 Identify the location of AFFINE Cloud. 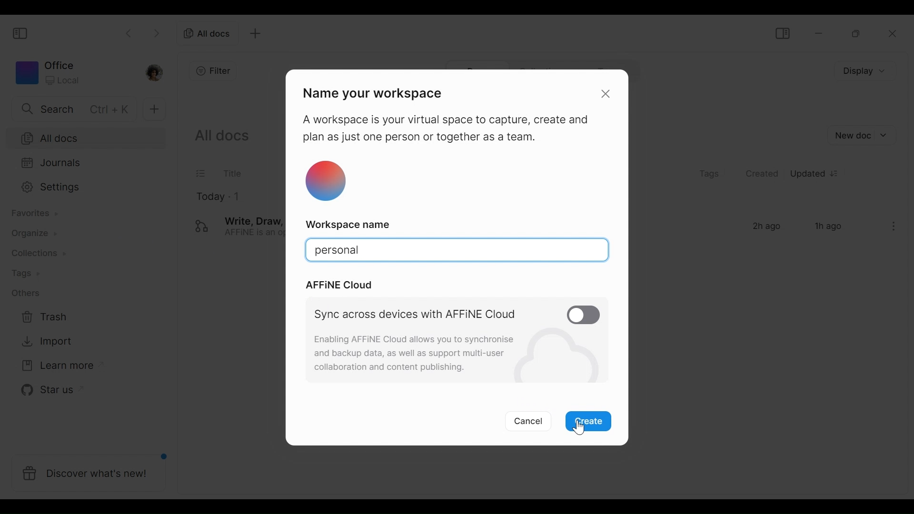
(339, 286).